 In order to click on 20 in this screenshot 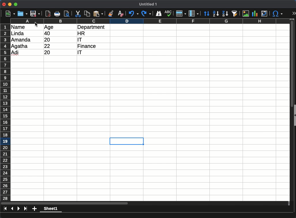, I will do `click(51, 52)`.